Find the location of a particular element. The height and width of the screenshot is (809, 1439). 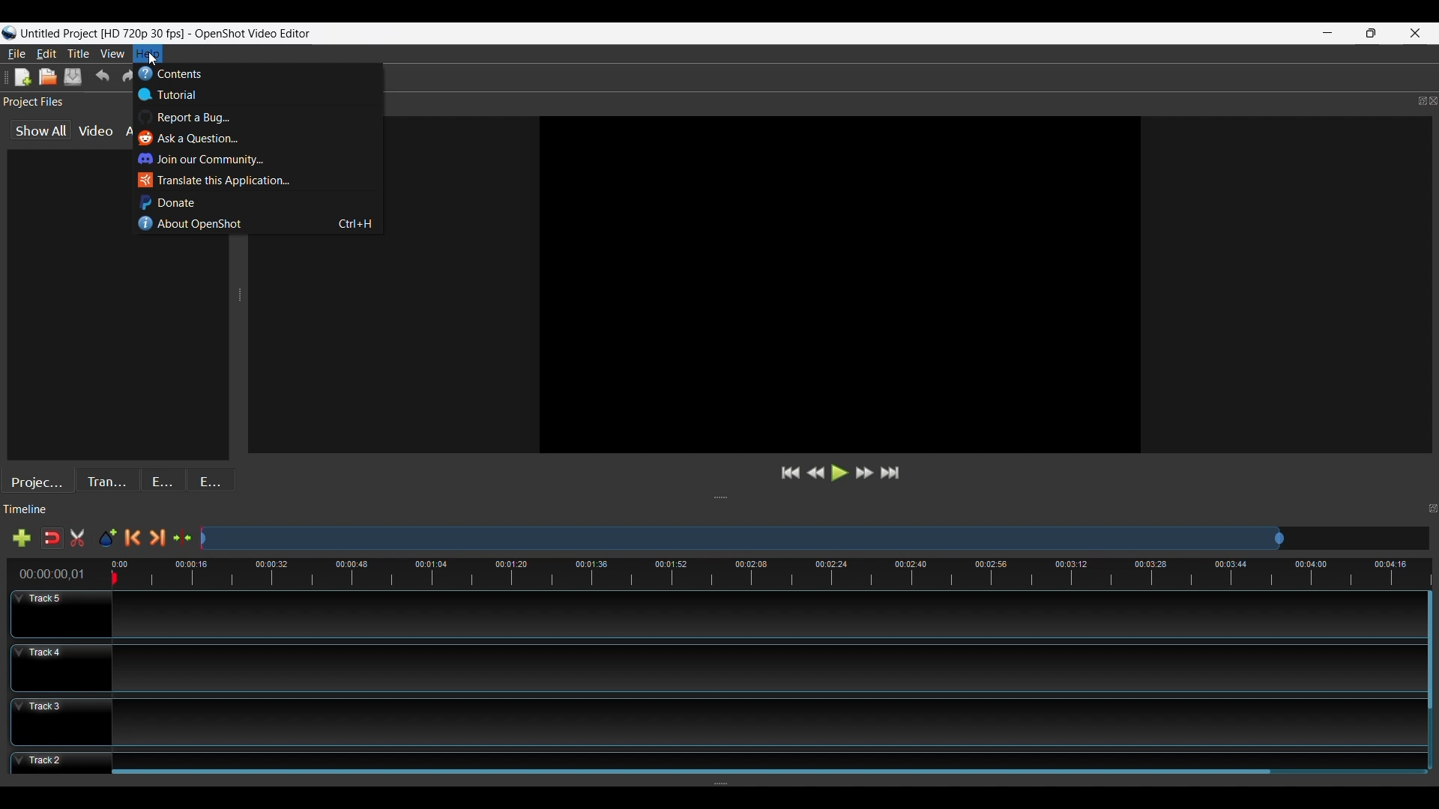

Report a bug is located at coordinates (188, 118).